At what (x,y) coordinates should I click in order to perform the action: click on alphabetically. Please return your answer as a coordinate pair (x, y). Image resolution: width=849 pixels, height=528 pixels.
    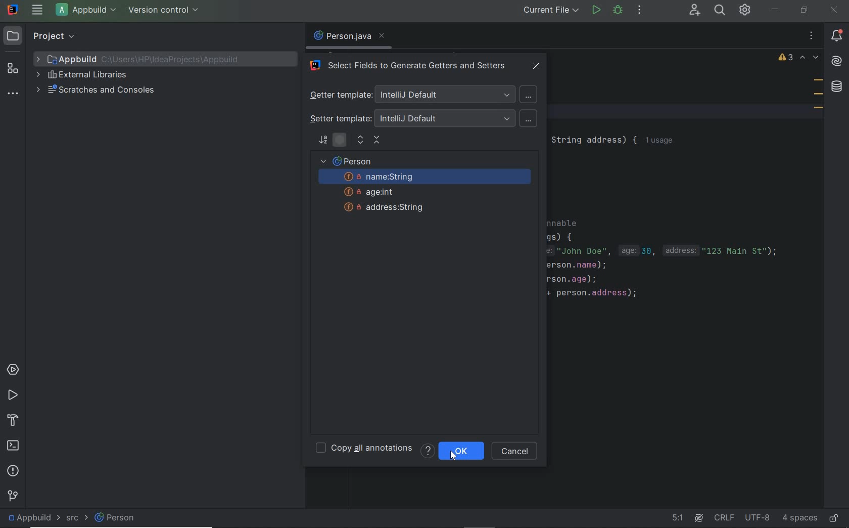
    Looking at the image, I should click on (323, 141).